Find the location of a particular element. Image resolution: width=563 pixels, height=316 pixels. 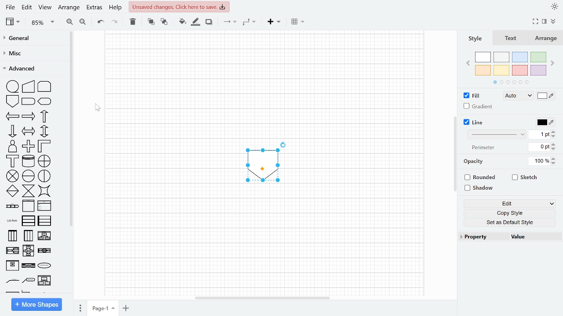

Fill is located at coordinates (472, 96).